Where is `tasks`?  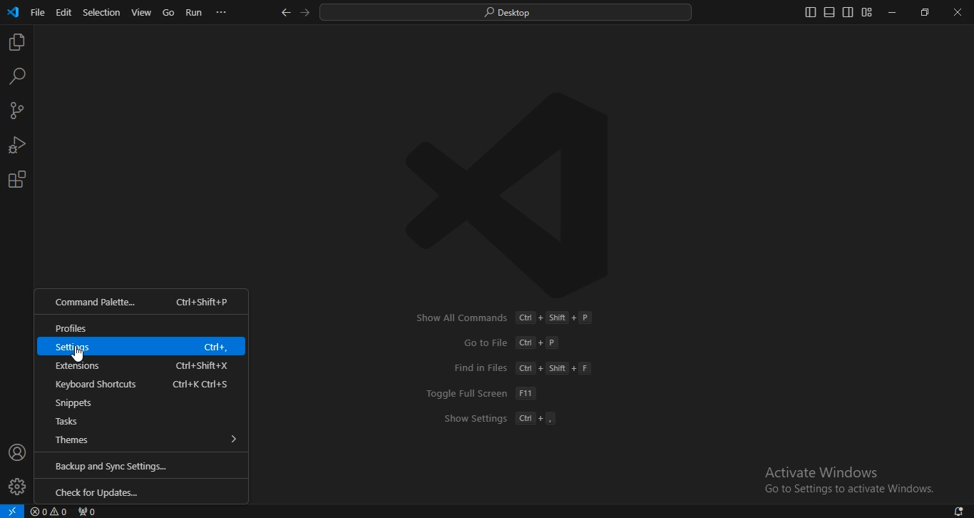
tasks is located at coordinates (142, 422).